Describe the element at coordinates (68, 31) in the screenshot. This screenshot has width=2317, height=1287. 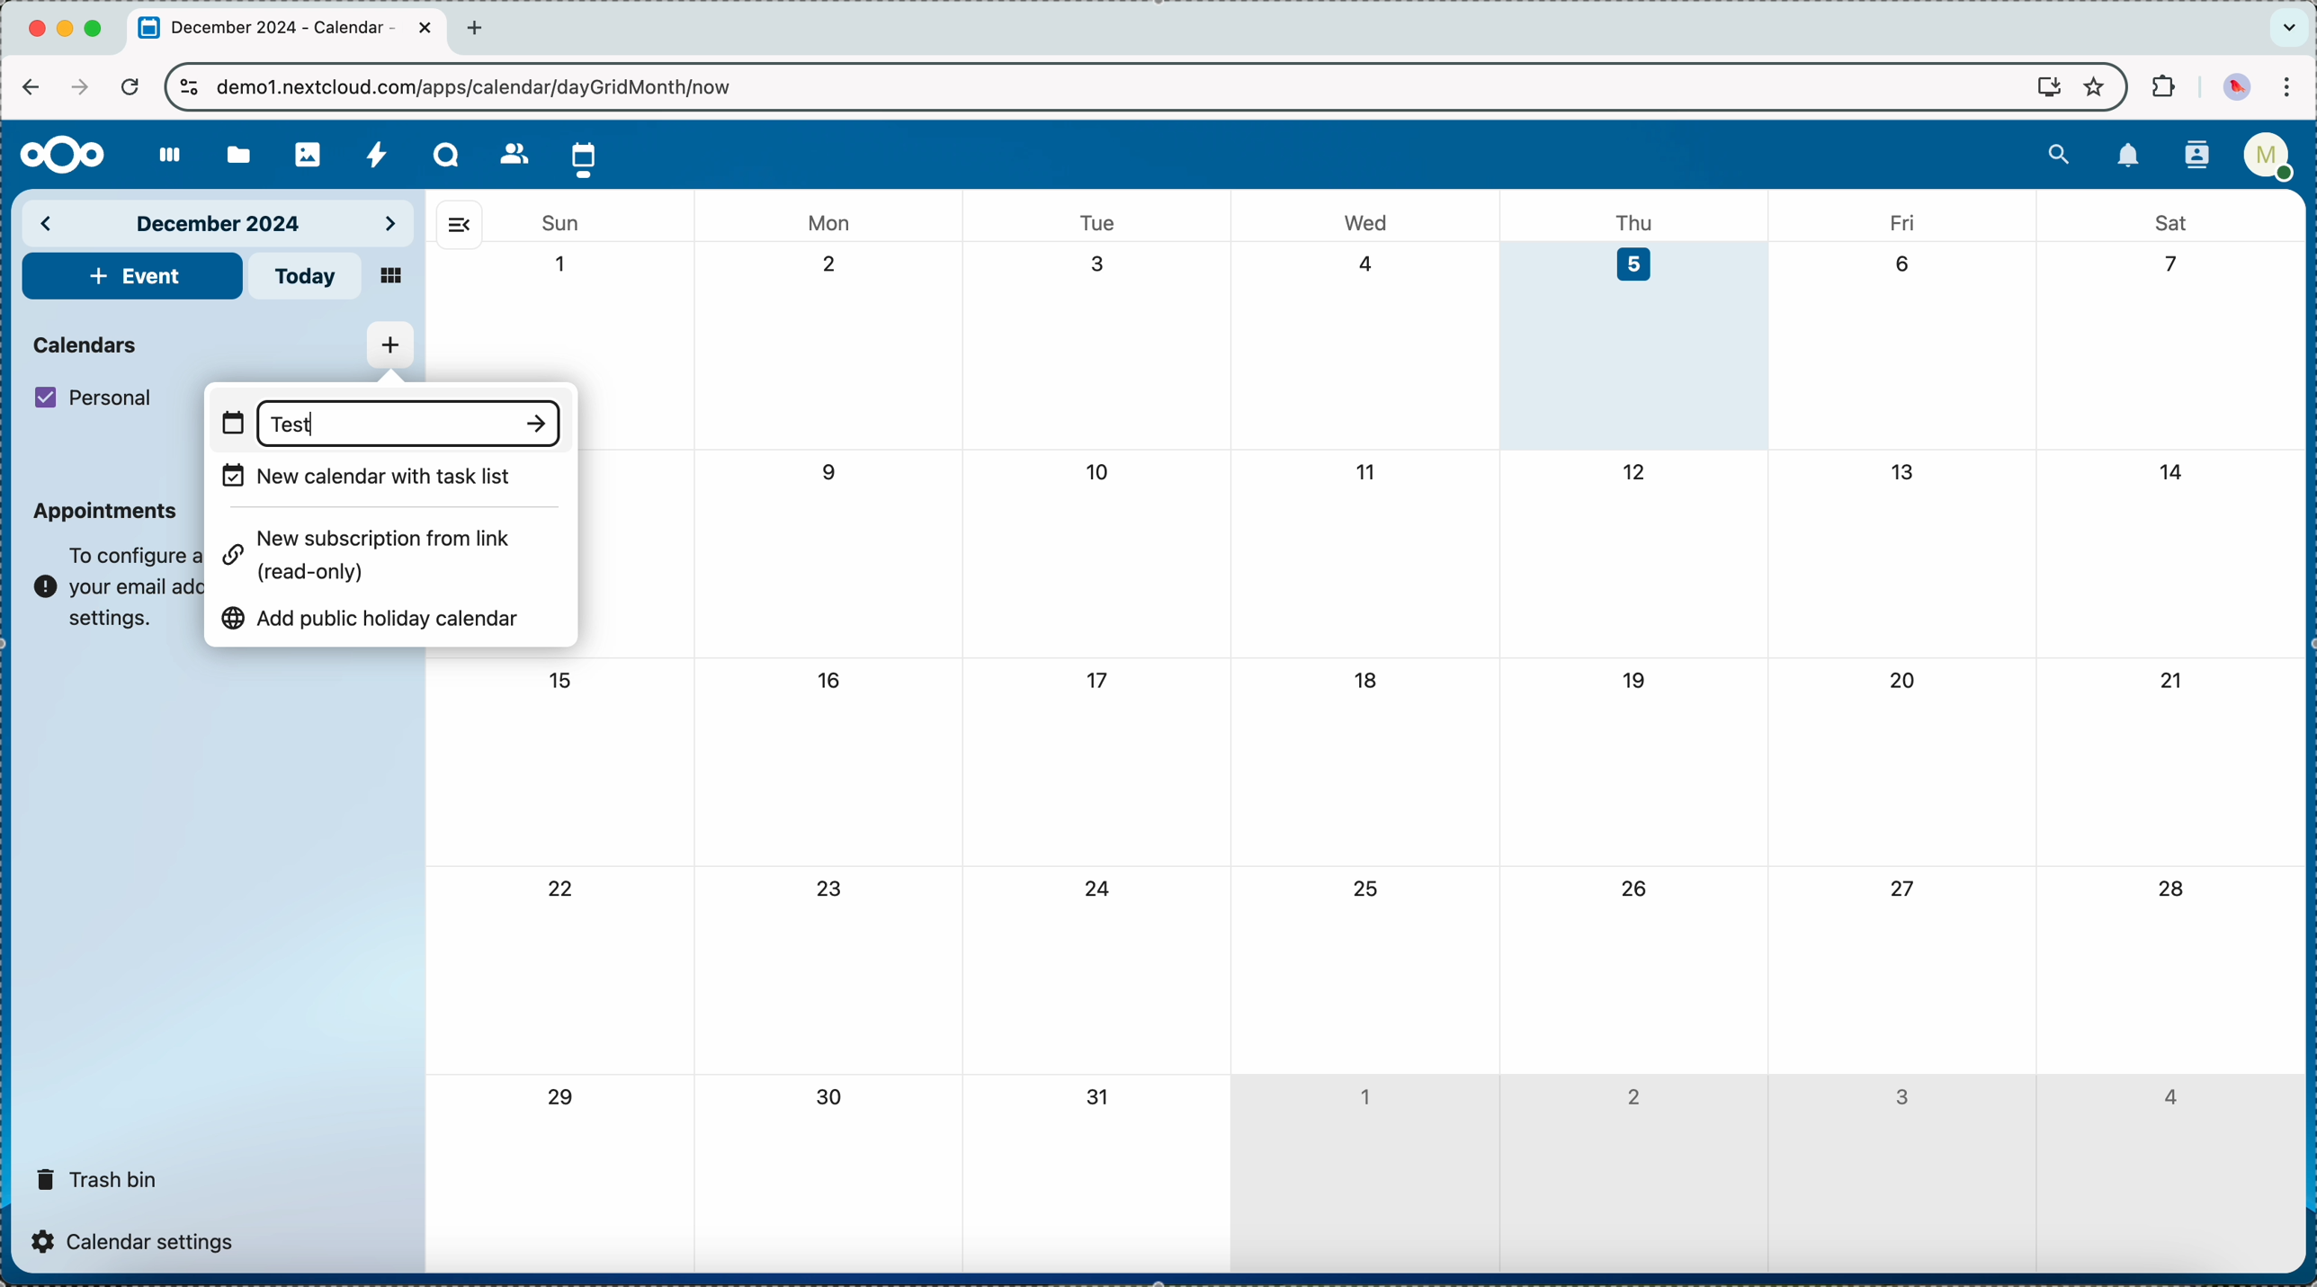
I see `minimize` at that location.